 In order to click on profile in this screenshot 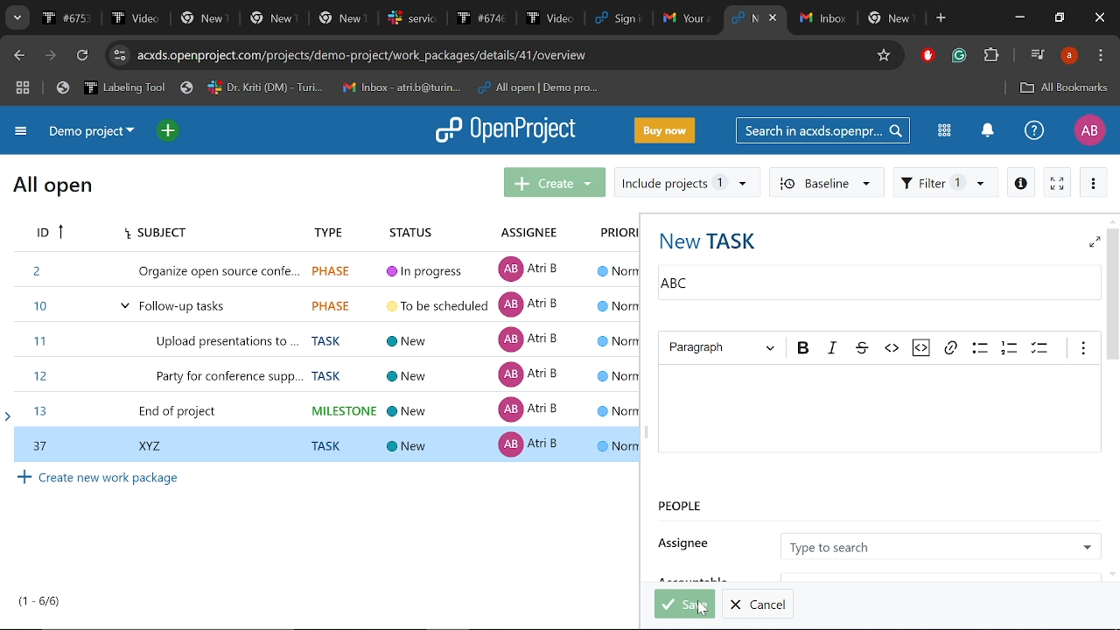, I will do `click(1069, 55)`.